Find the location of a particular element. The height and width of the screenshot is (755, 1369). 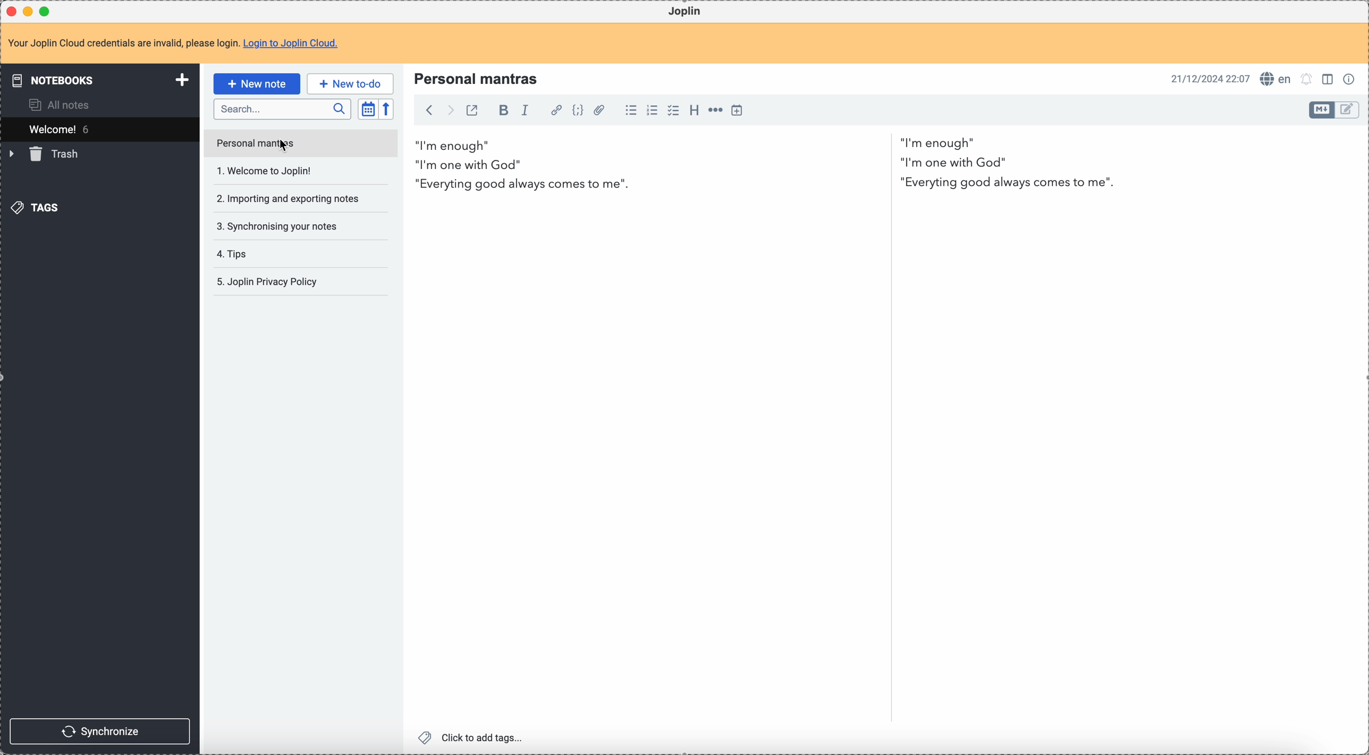

insert time is located at coordinates (737, 112).